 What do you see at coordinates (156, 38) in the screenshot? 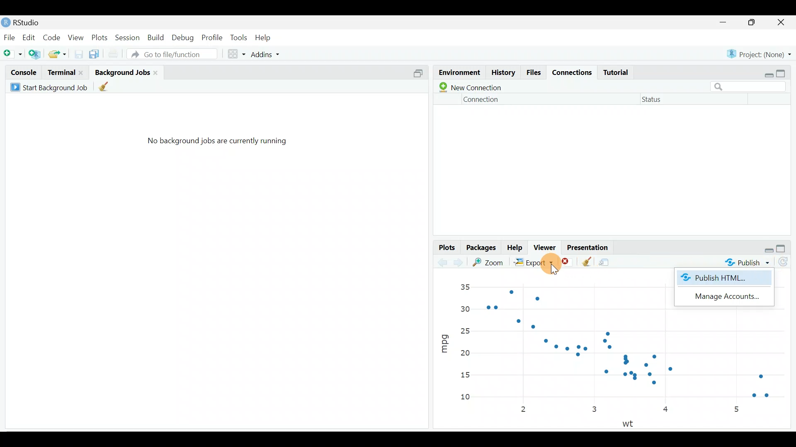
I see `Build` at bounding box center [156, 38].